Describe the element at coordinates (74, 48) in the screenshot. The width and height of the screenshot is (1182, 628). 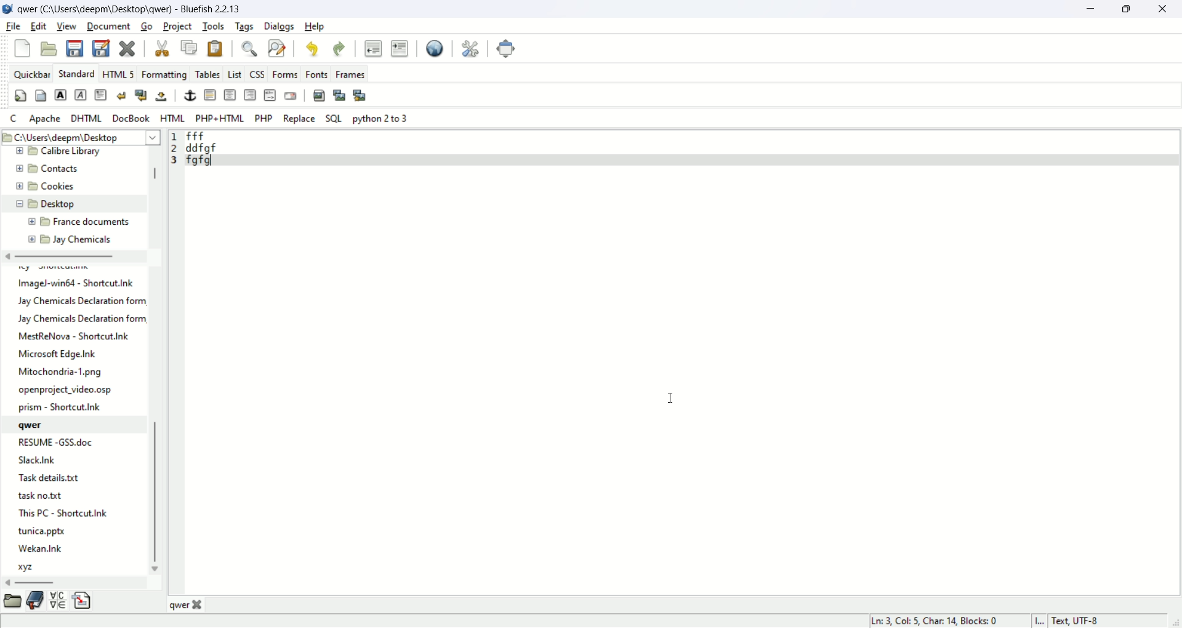
I see `save current file` at that location.